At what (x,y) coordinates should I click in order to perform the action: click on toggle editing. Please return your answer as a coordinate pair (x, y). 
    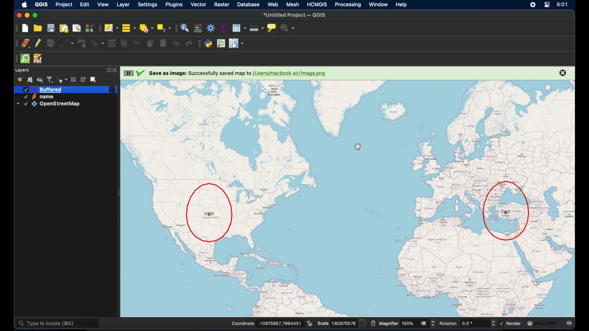
    Looking at the image, I should click on (37, 43).